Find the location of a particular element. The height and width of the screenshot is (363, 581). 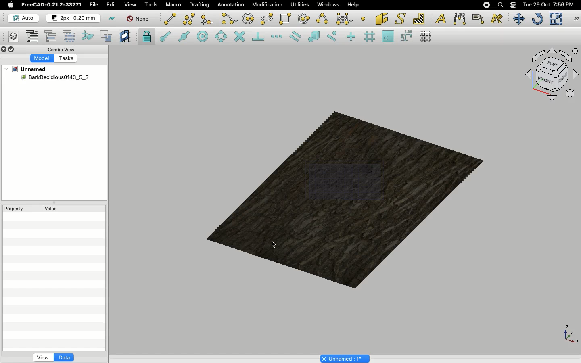

Snap midpoint is located at coordinates (184, 38).